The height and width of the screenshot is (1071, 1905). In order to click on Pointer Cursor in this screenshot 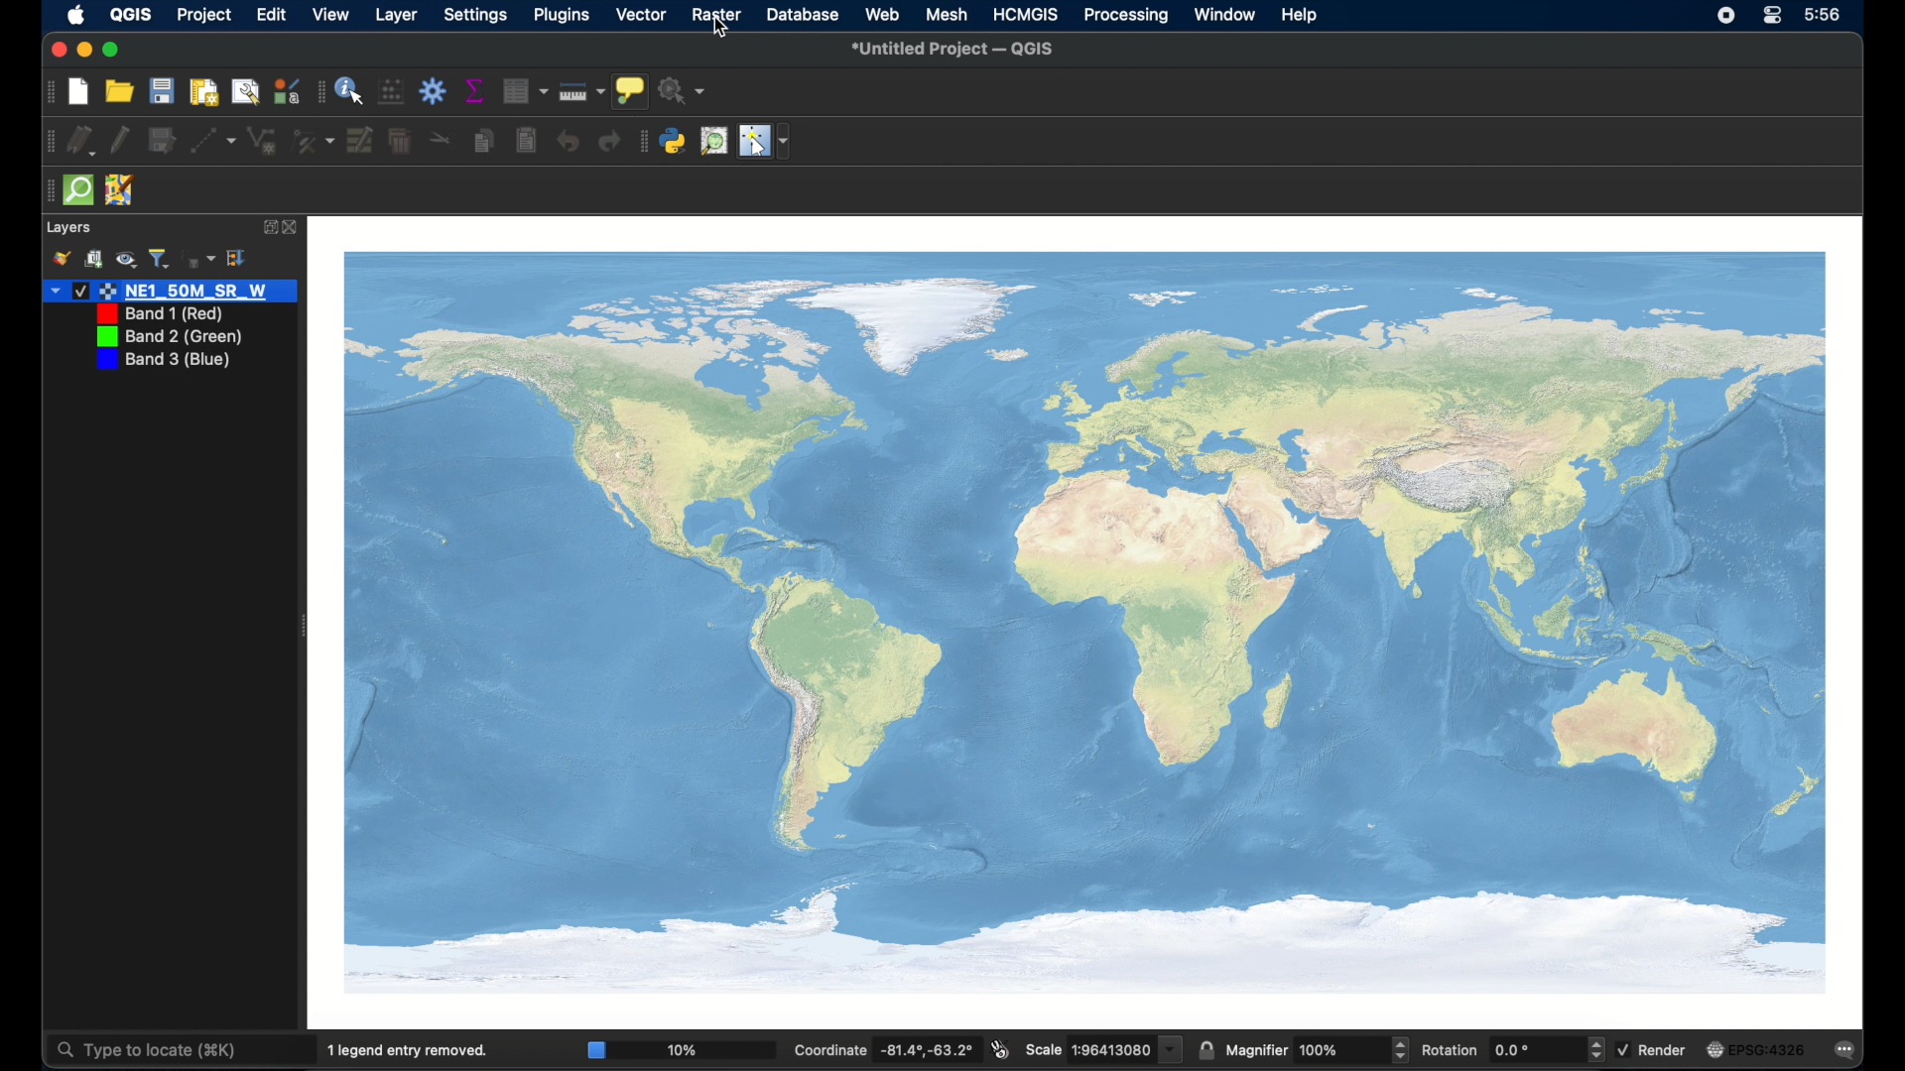, I will do `click(723, 33)`.